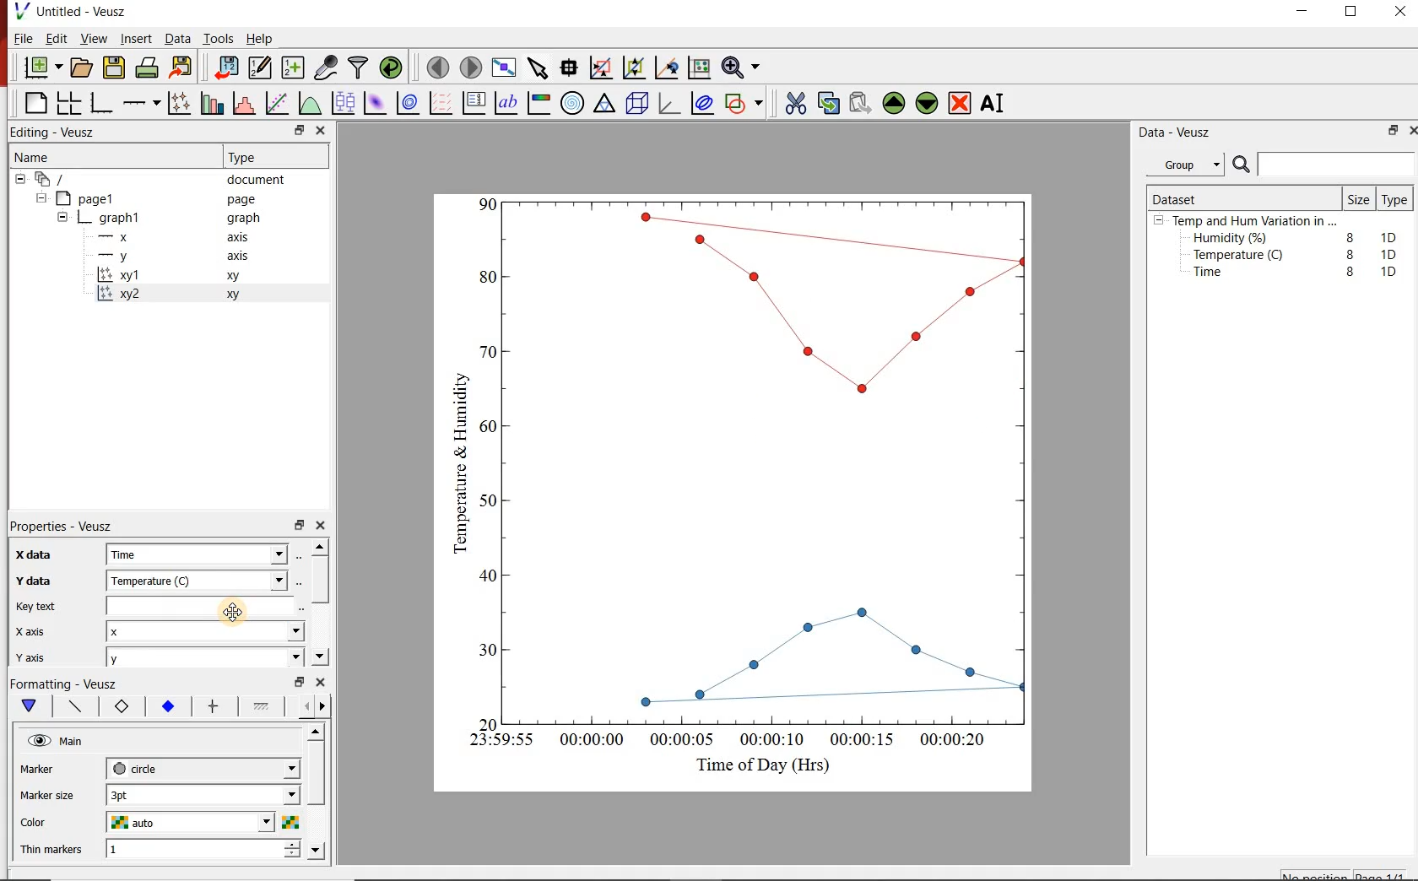 The image size is (1418, 881). Describe the element at coordinates (322, 130) in the screenshot. I see `close` at that location.